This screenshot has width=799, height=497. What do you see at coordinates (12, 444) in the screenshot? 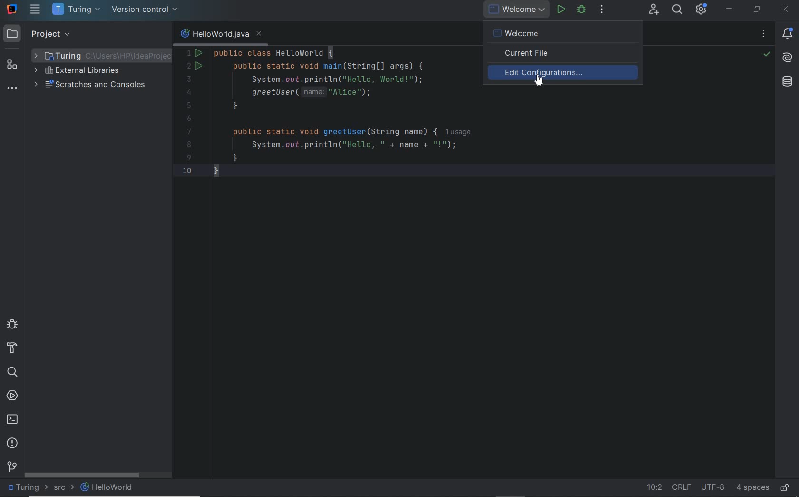
I see `problems` at bounding box center [12, 444].